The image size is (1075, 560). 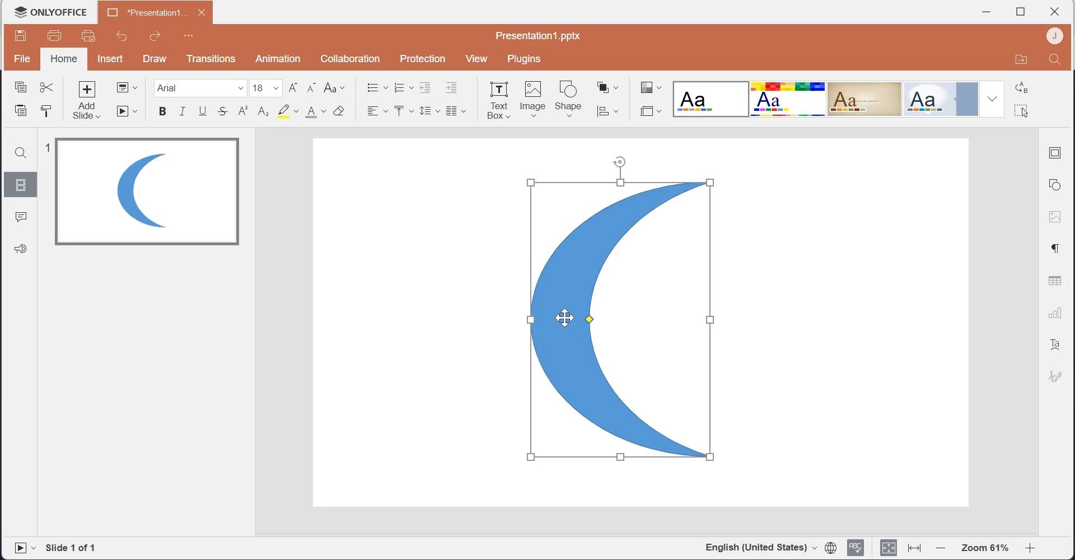 I want to click on Image, so click(x=147, y=193).